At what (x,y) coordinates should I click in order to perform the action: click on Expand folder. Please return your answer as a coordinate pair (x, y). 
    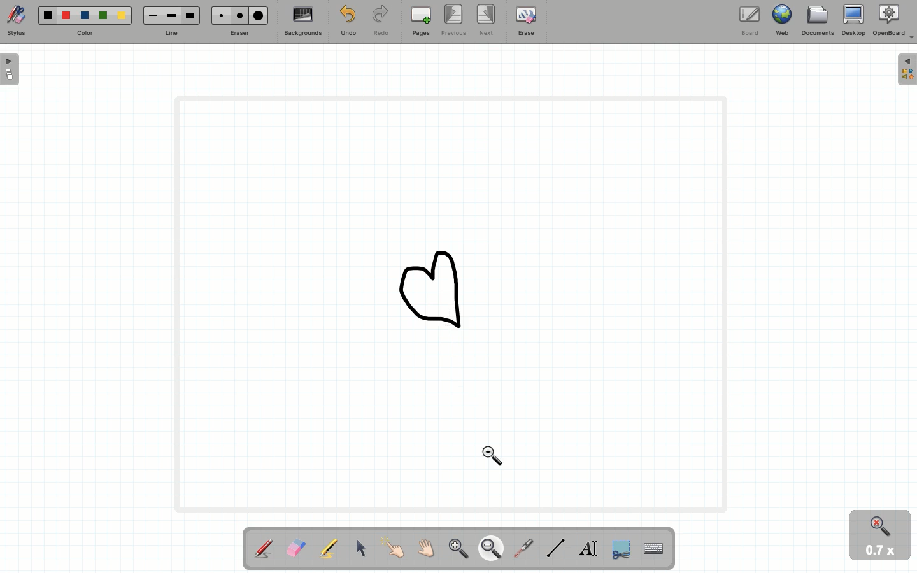
    Looking at the image, I should click on (907, 70).